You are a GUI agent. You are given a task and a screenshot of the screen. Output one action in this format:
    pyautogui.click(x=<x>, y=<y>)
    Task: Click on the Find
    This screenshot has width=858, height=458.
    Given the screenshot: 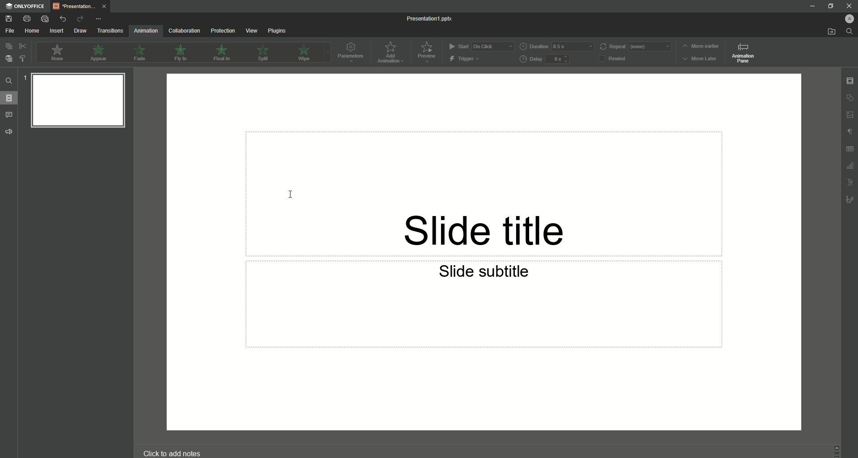 What is the action you would take?
    pyautogui.click(x=850, y=32)
    